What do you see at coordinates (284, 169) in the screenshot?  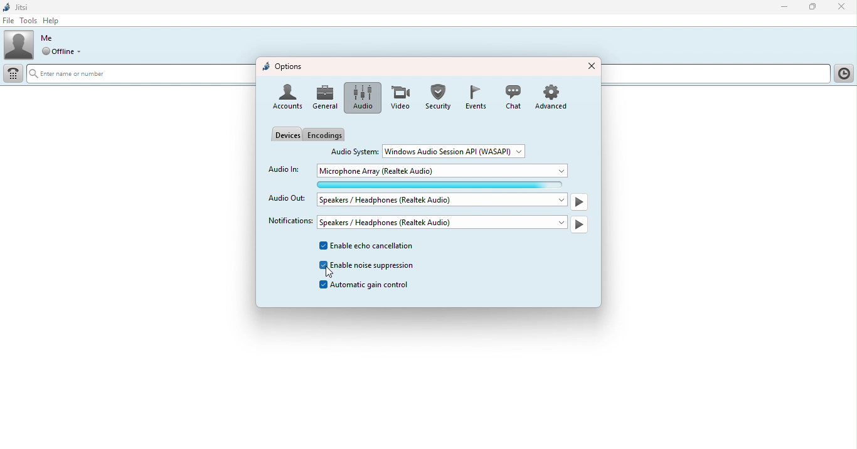 I see `Audio in` at bounding box center [284, 169].